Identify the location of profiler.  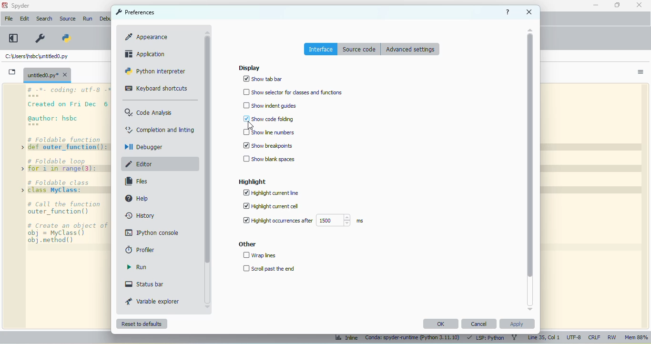
(140, 250).